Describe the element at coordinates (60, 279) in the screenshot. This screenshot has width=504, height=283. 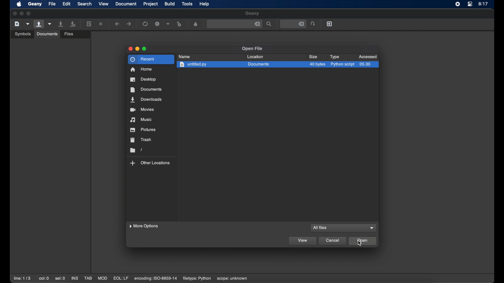
I see `sel:0` at that location.